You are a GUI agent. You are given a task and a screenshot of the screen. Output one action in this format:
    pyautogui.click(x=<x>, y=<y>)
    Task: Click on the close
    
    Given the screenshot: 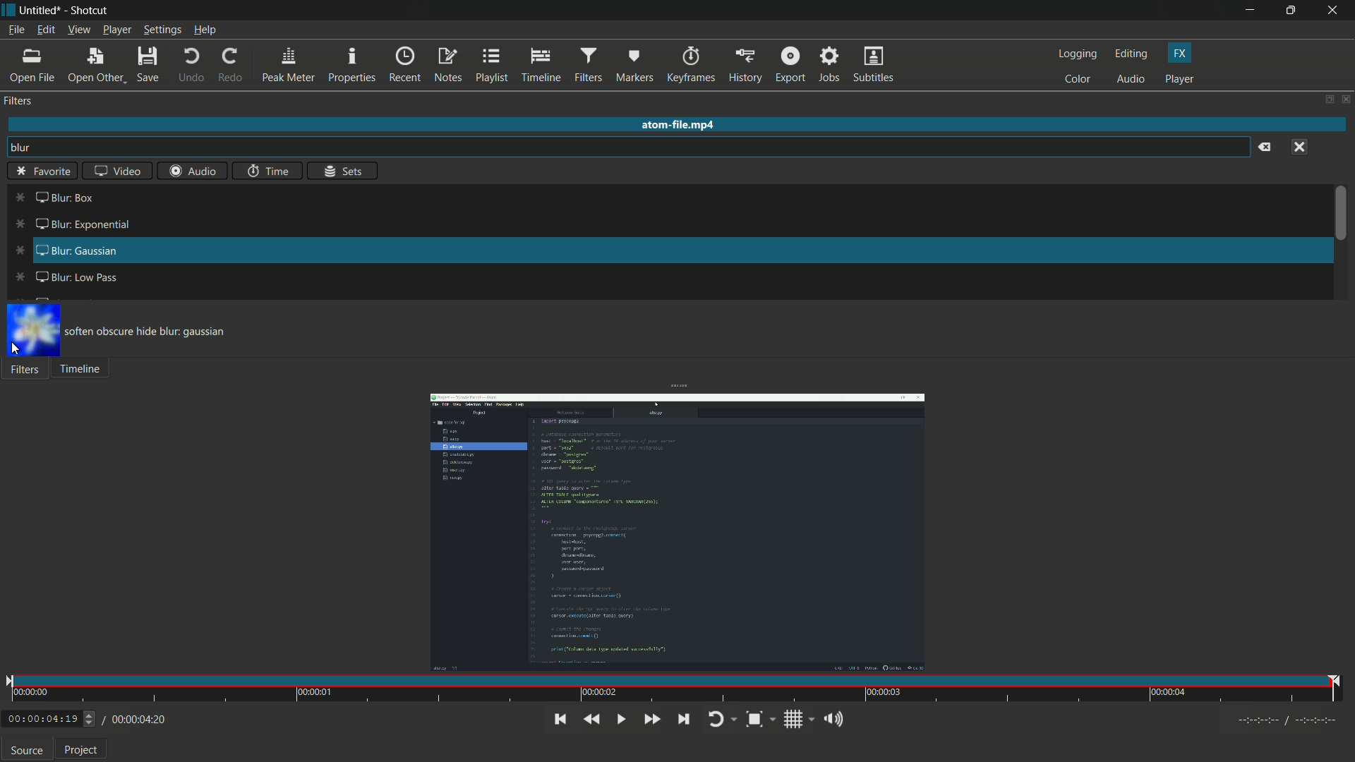 What is the action you would take?
    pyautogui.click(x=1342, y=102)
    